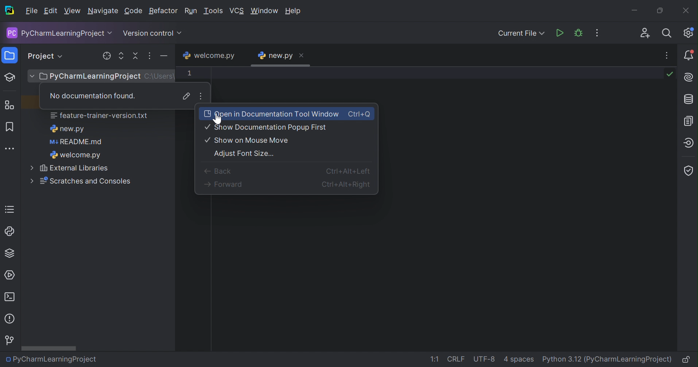 The image size is (698, 367). What do you see at coordinates (688, 55) in the screenshot?
I see `Notifications` at bounding box center [688, 55].